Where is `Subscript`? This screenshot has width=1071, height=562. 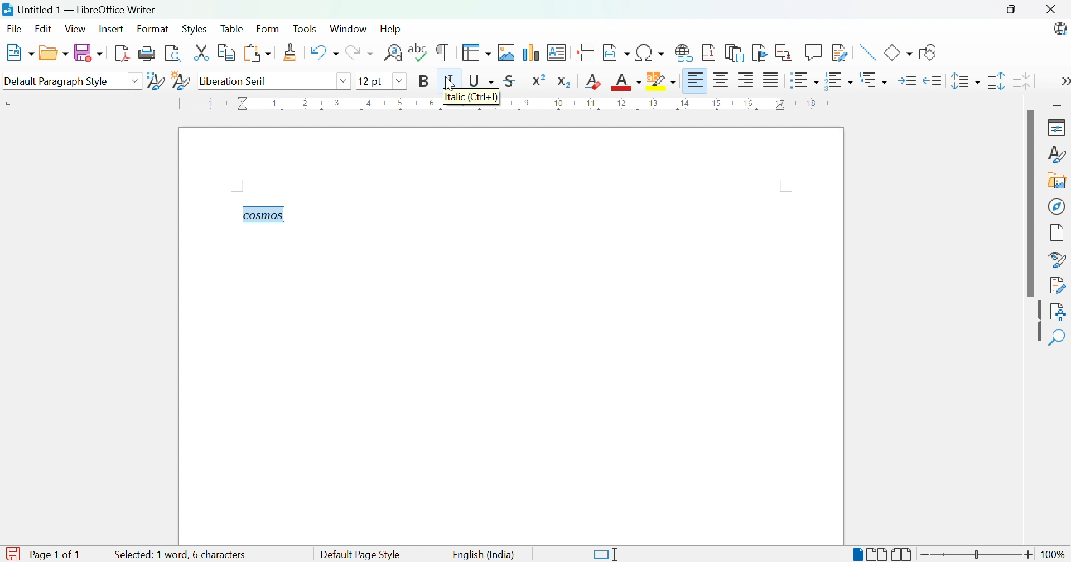 Subscript is located at coordinates (565, 83).